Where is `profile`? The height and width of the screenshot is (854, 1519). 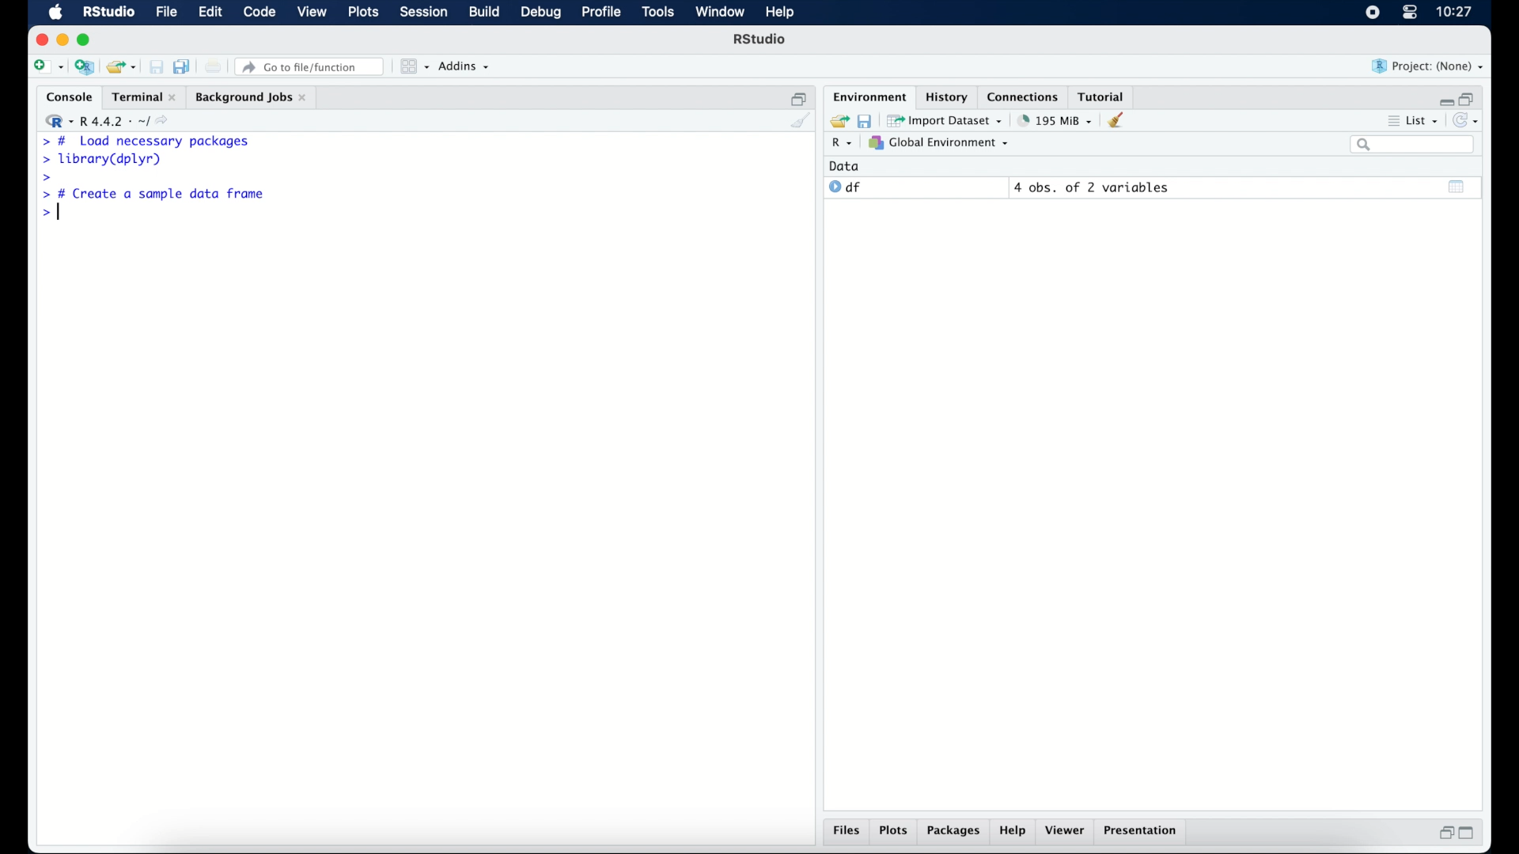 profile is located at coordinates (601, 13).